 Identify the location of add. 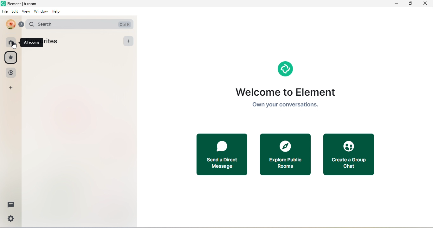
(12, 88).